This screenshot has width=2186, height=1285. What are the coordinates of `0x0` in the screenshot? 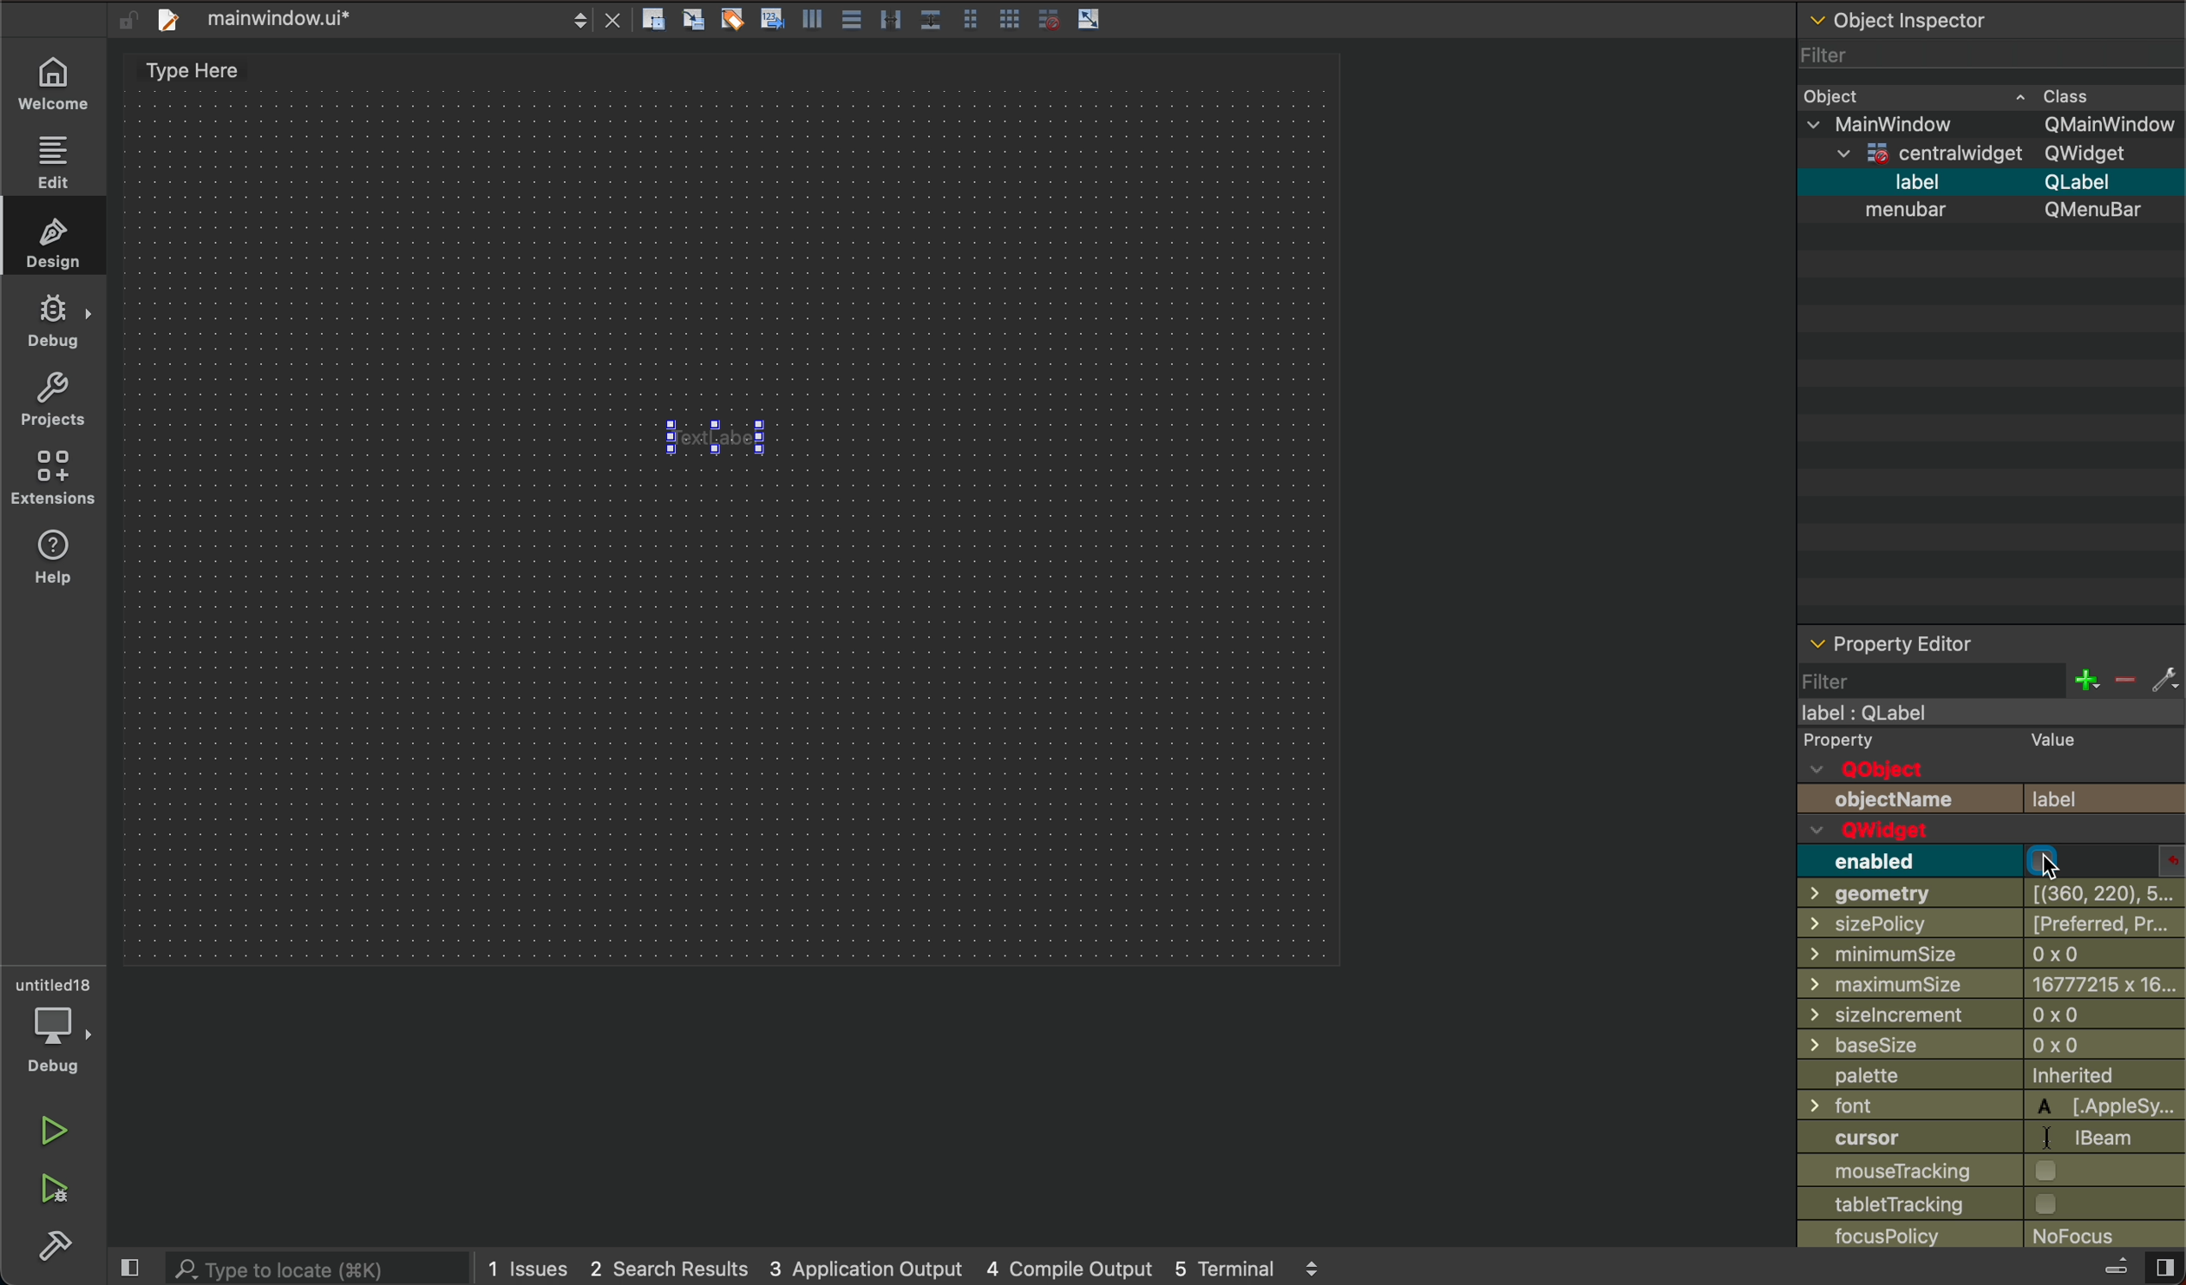 It's located at (2089, 1046).